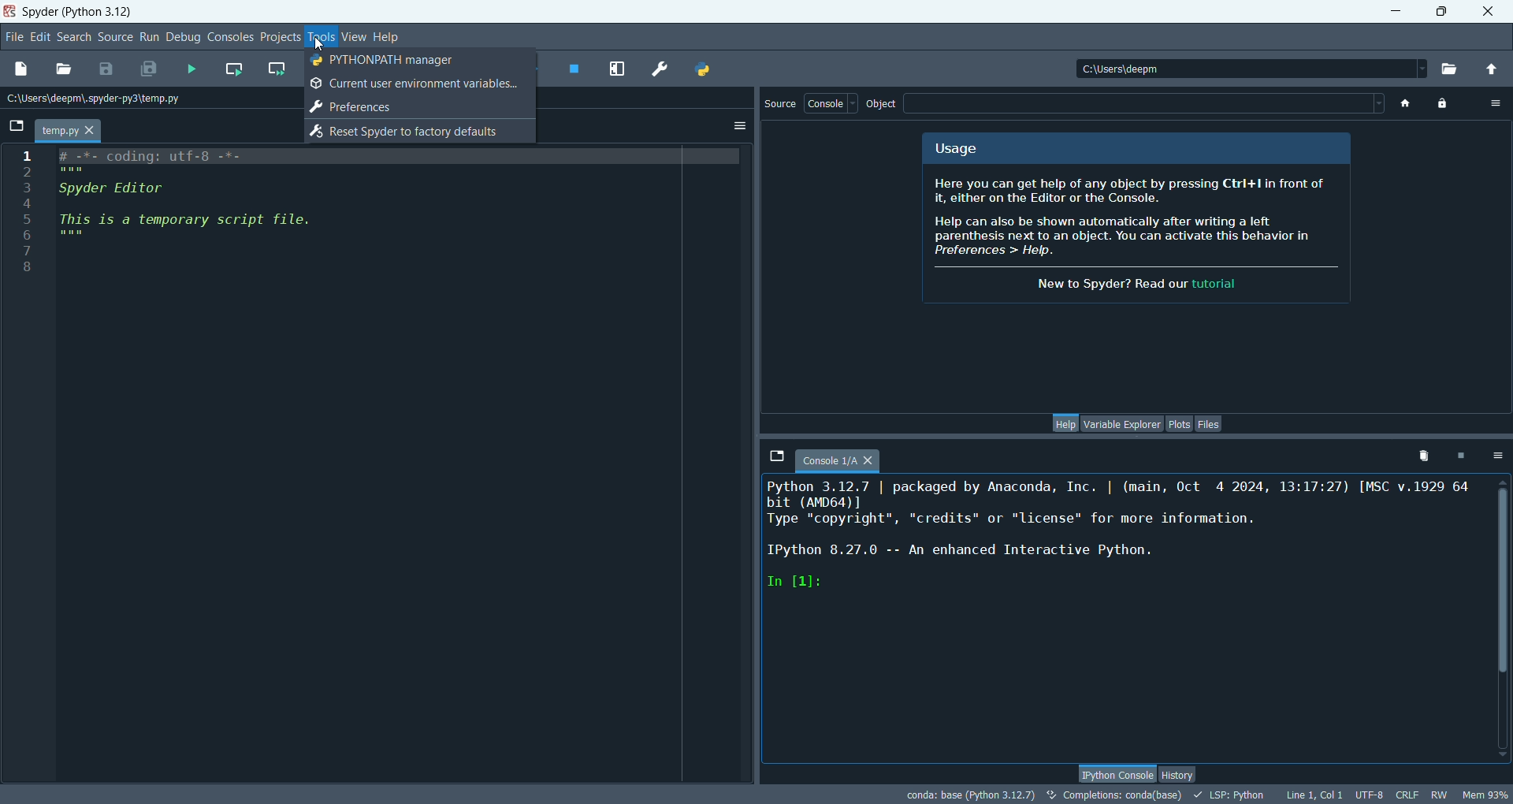 Image resolution: width=1513 pixels, height=804 pixels. What do you see at coordinates (191, 69) in the screenshot?
I see `run file` at bounding box center [191, 69].